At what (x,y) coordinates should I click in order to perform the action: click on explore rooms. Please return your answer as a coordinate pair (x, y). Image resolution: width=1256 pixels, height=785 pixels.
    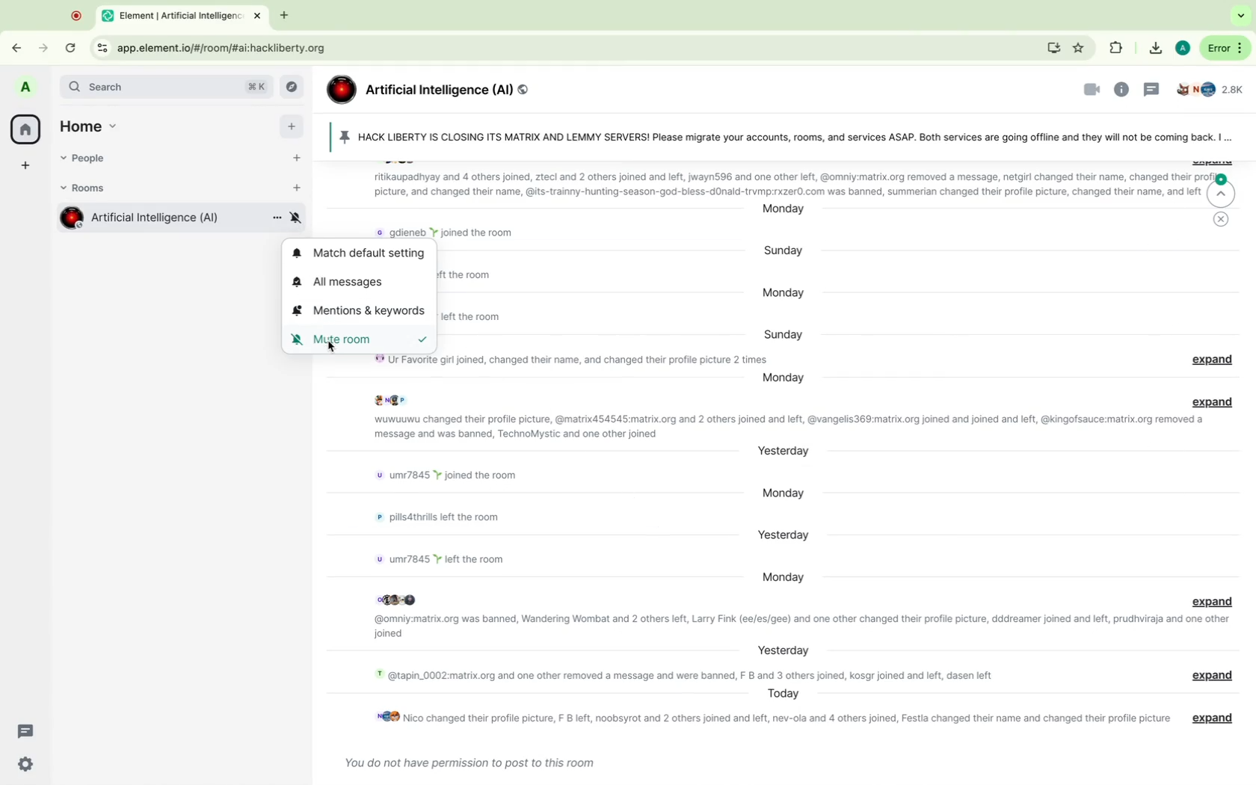
    Looking at the image, I should click on (292, 87).